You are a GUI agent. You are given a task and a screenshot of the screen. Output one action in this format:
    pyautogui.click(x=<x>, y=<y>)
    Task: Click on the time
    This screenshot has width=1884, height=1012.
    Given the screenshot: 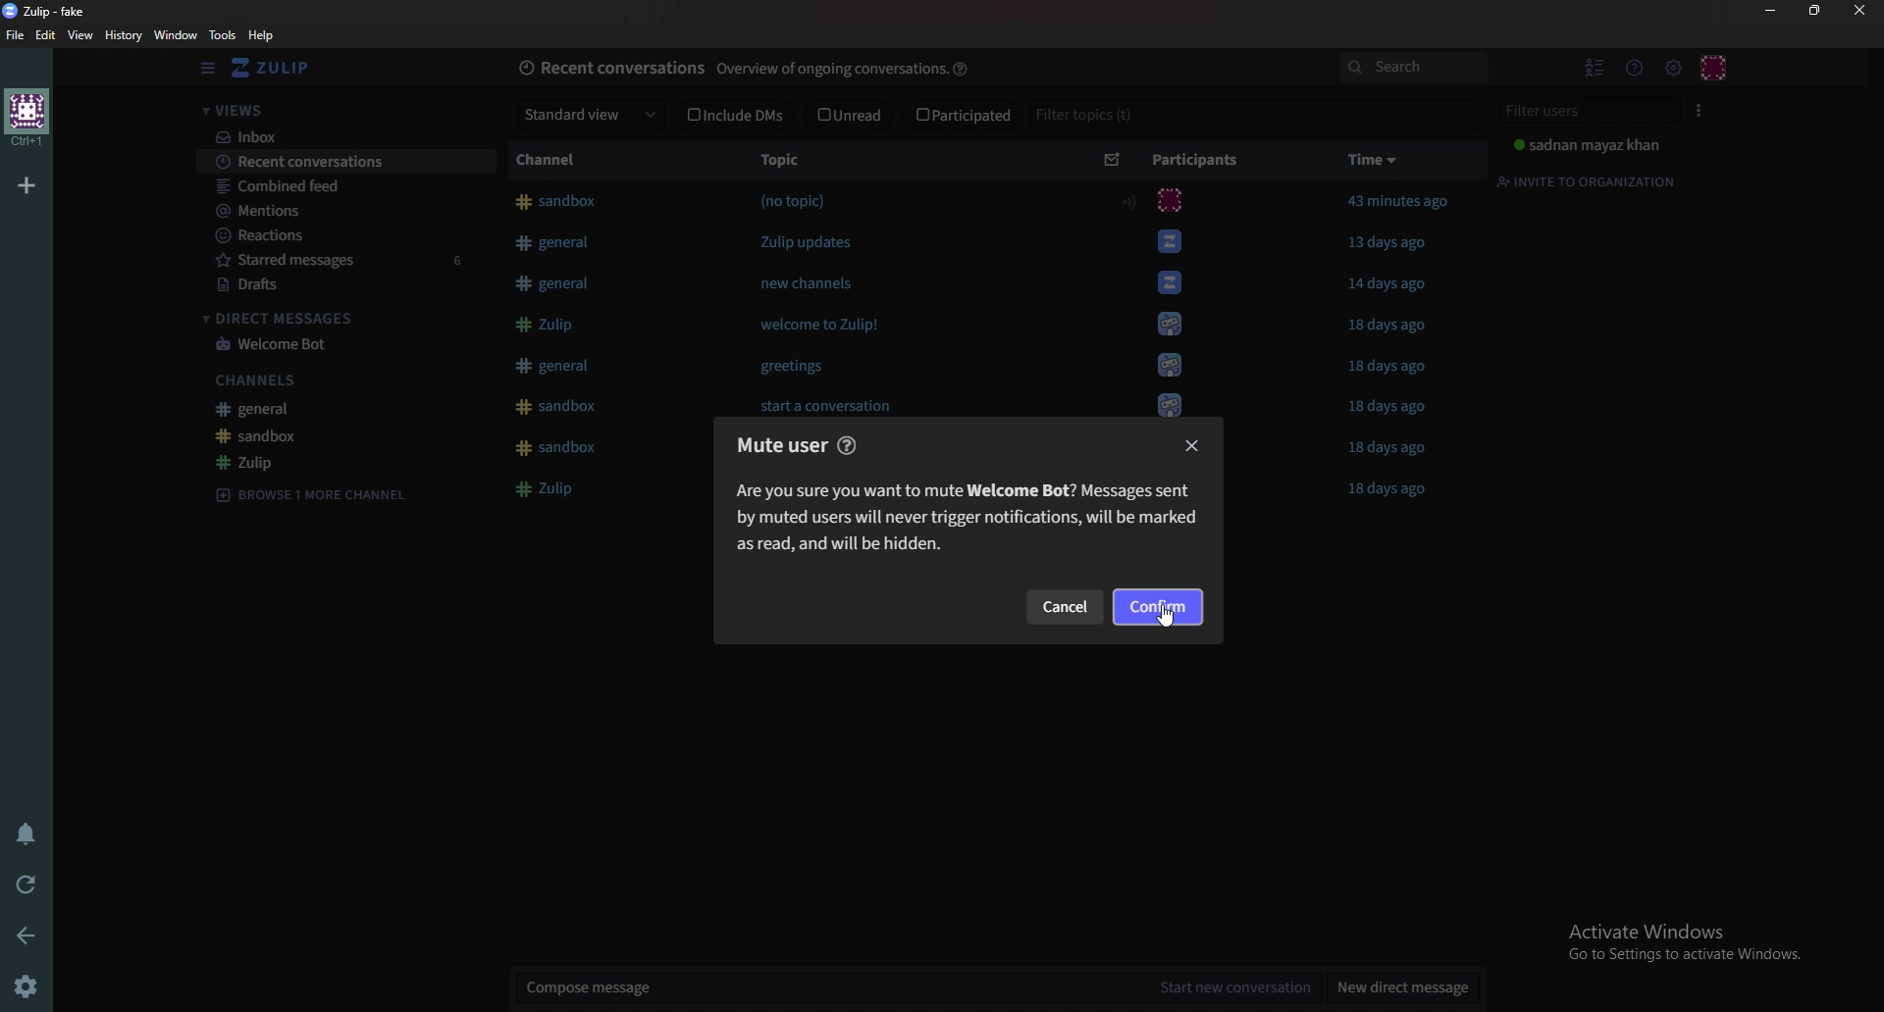 What is the action you would take?
    pyautogui.click(x=1373, y=162)
    